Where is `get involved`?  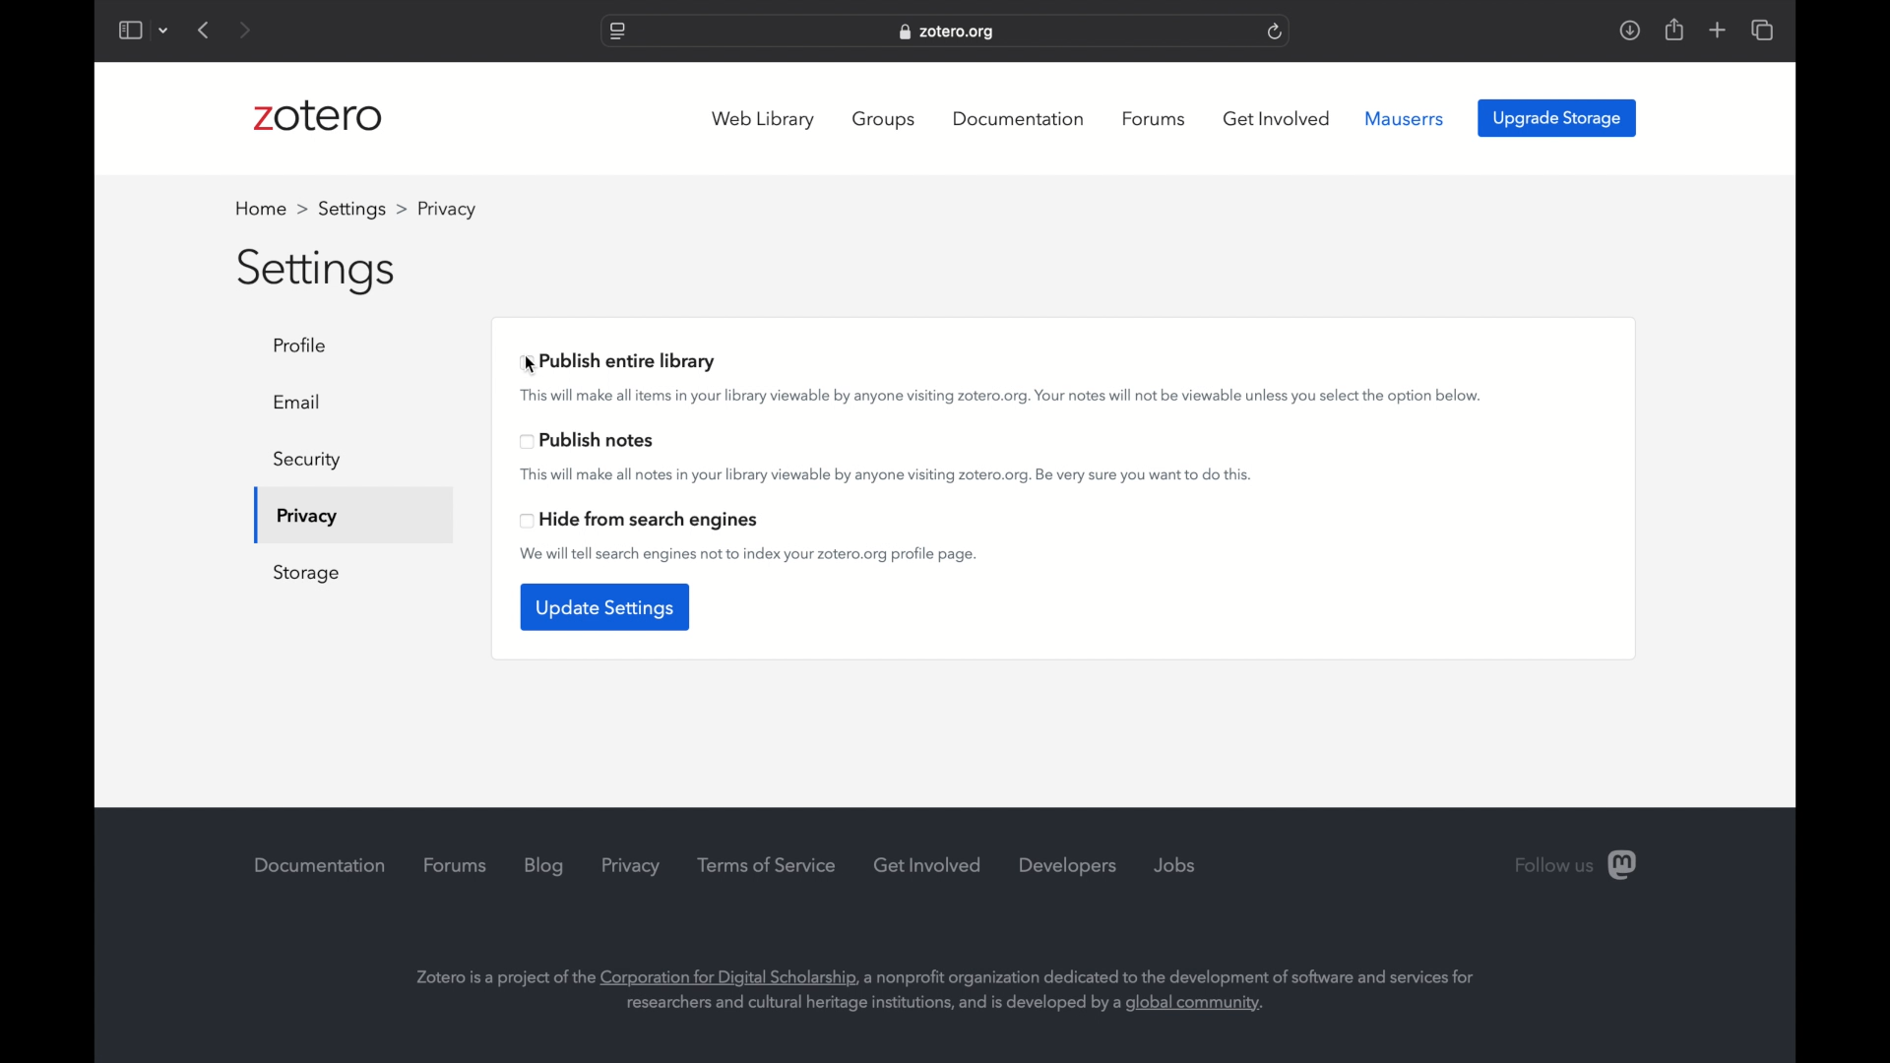
get involved is located at coordinates (1278, 119).